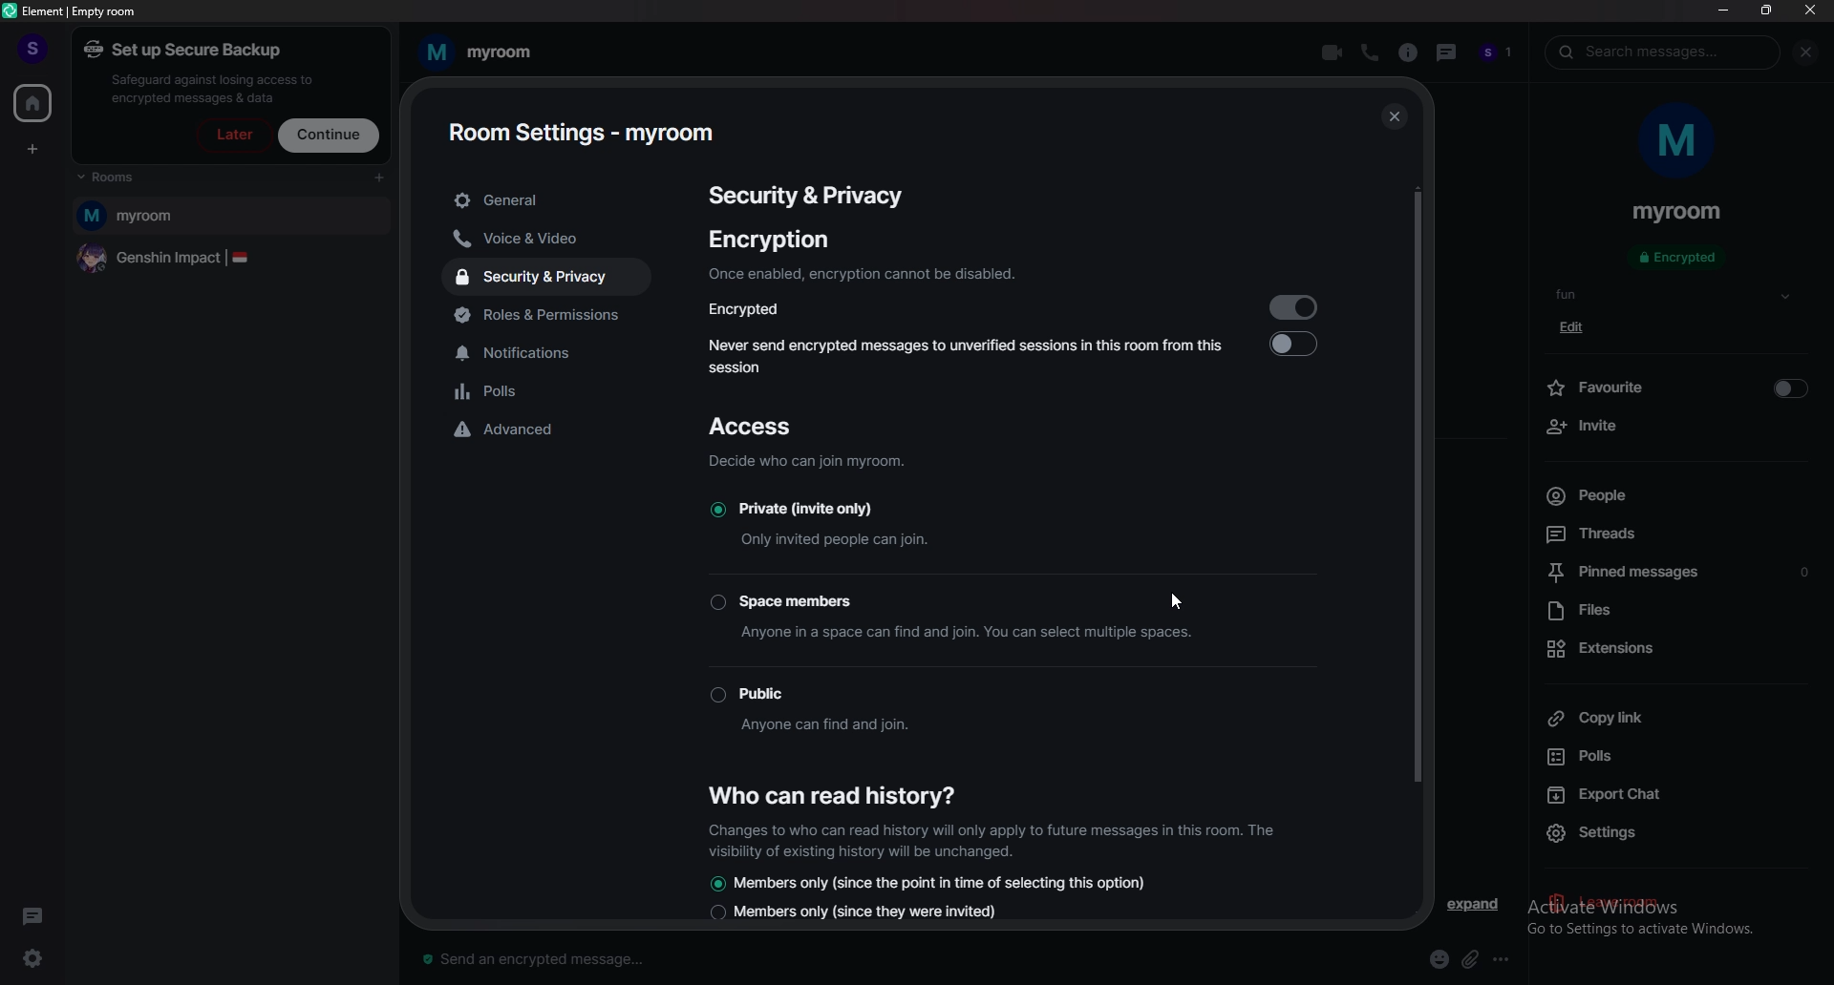 The width and height of the screenshot is (1834, 985). What do you see at coordinates (31, 152) in the screenshot?
I see `create a space` at bounding box center [31, 152].